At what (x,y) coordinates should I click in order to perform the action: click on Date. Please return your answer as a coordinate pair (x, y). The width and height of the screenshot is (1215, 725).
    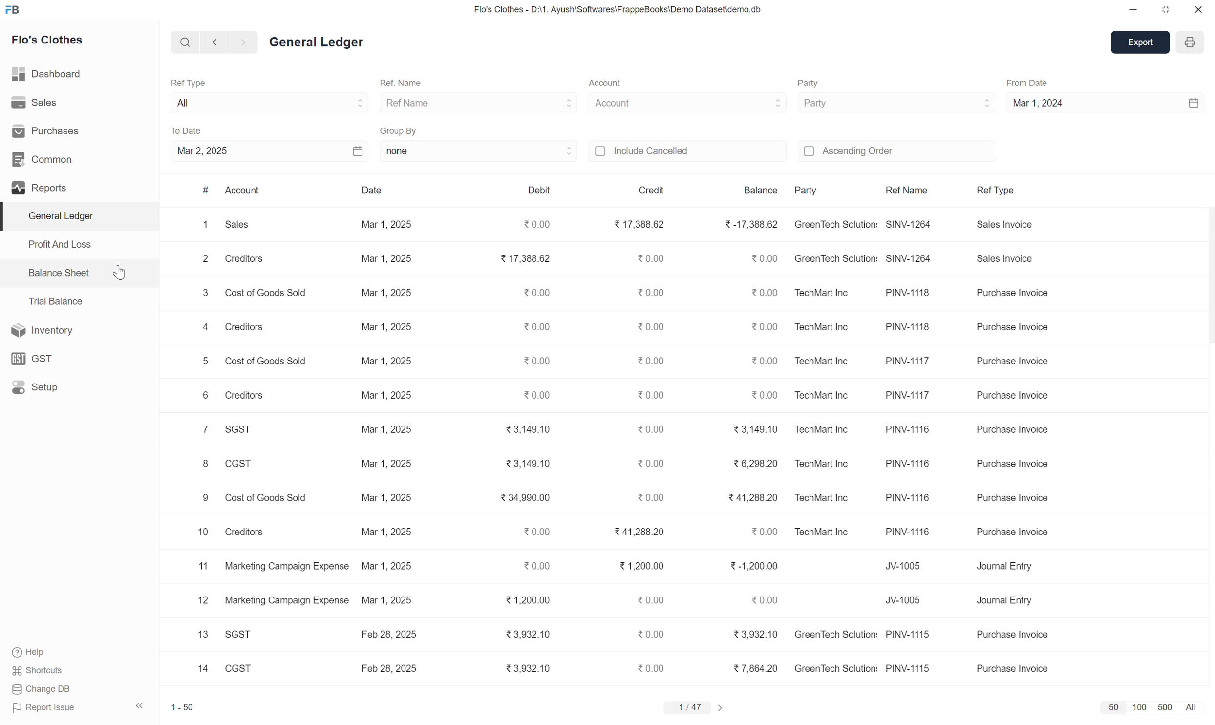
    Looking at the image, I should click on (375, 190).